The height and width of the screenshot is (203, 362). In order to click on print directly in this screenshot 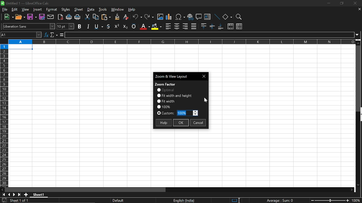, I will do `click(69, 17)`.